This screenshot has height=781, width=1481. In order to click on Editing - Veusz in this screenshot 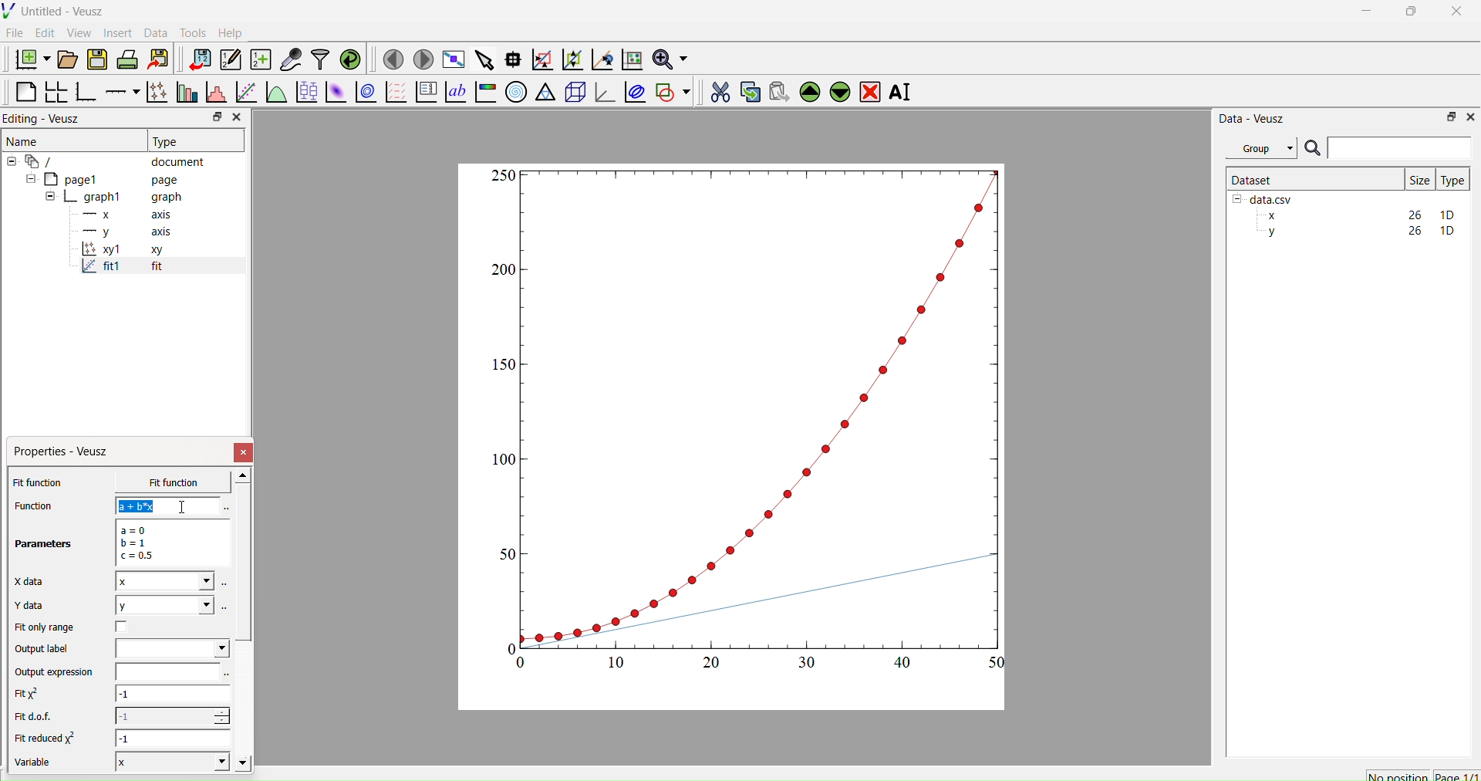, I will do `click(46, 118)`.